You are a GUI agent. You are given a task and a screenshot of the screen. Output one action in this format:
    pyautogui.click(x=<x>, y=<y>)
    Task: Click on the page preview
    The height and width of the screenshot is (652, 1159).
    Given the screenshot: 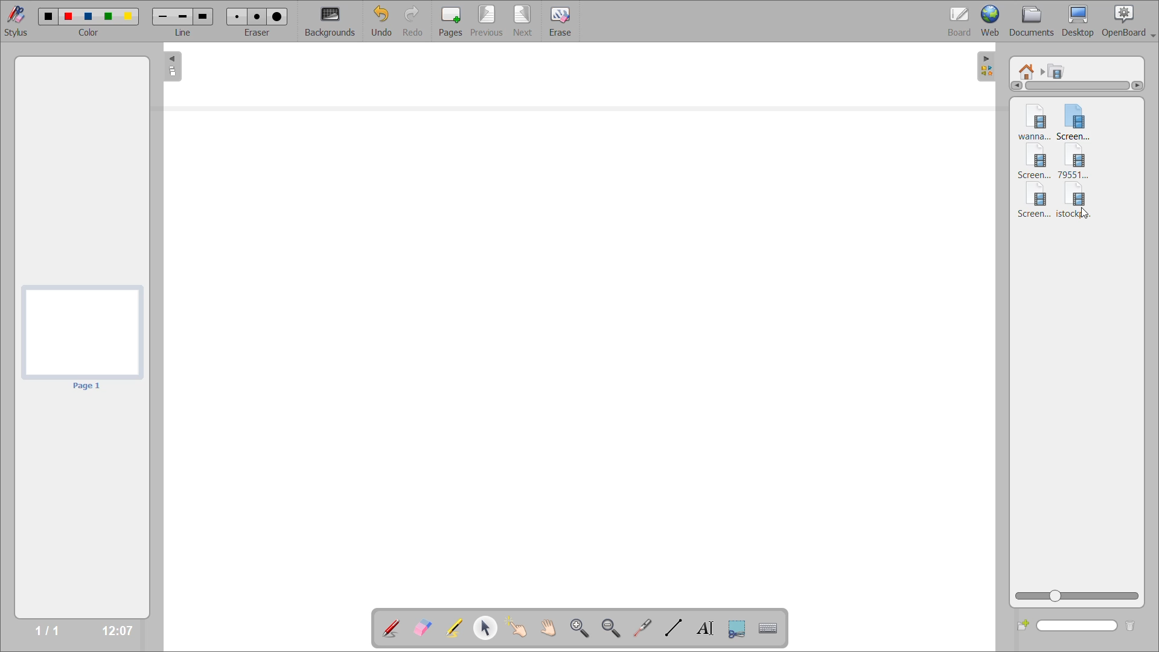 What is the action you would take?
    pyautogui.click(x=83, y=337)
    